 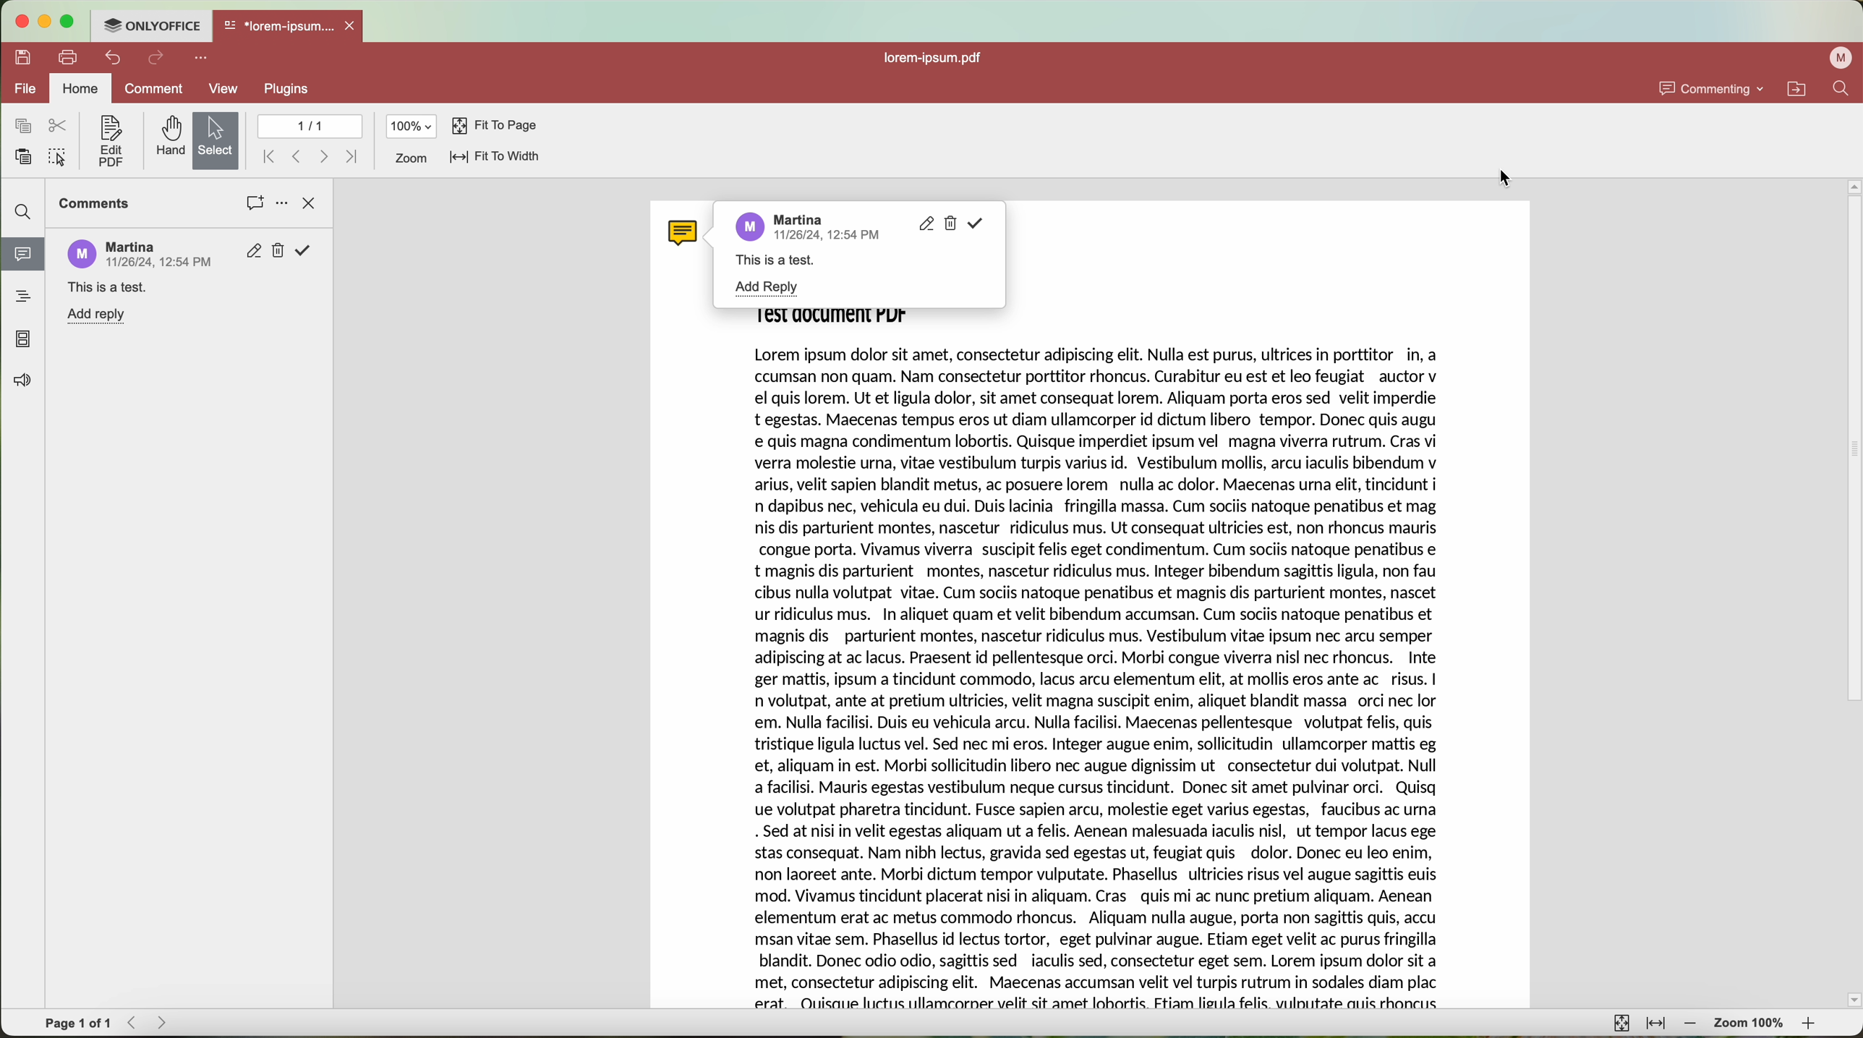 What do you see at coordinates (112, 58) in the screenshot?
I see `undo` at bounding box center [112, 58].